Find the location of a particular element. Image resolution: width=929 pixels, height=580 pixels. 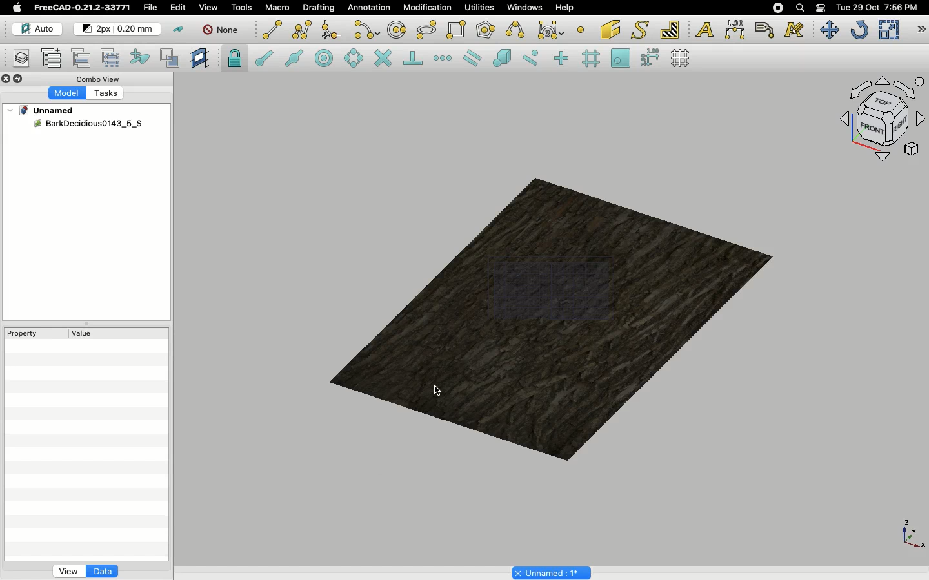

Autogroup off is located at coordinates (223, 31).